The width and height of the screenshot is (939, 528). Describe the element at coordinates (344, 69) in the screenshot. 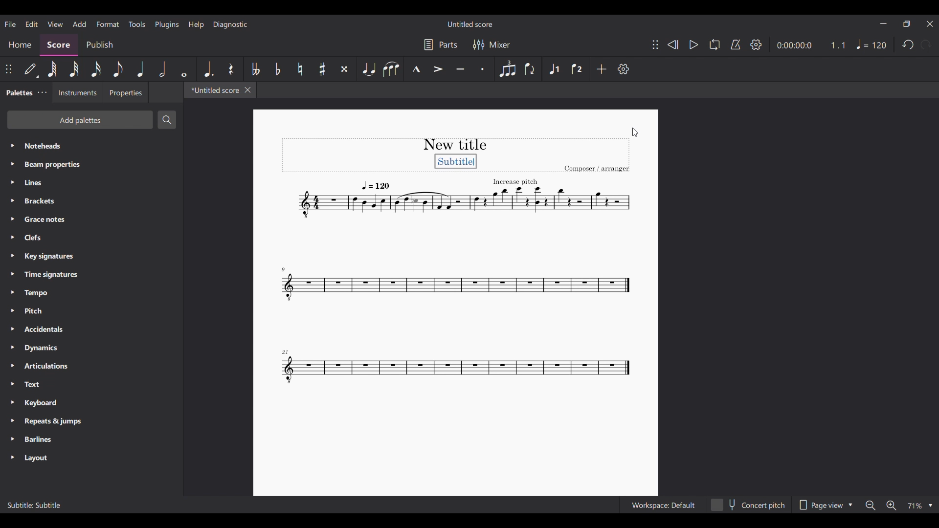

I see `Toggle double sharp` at that location.